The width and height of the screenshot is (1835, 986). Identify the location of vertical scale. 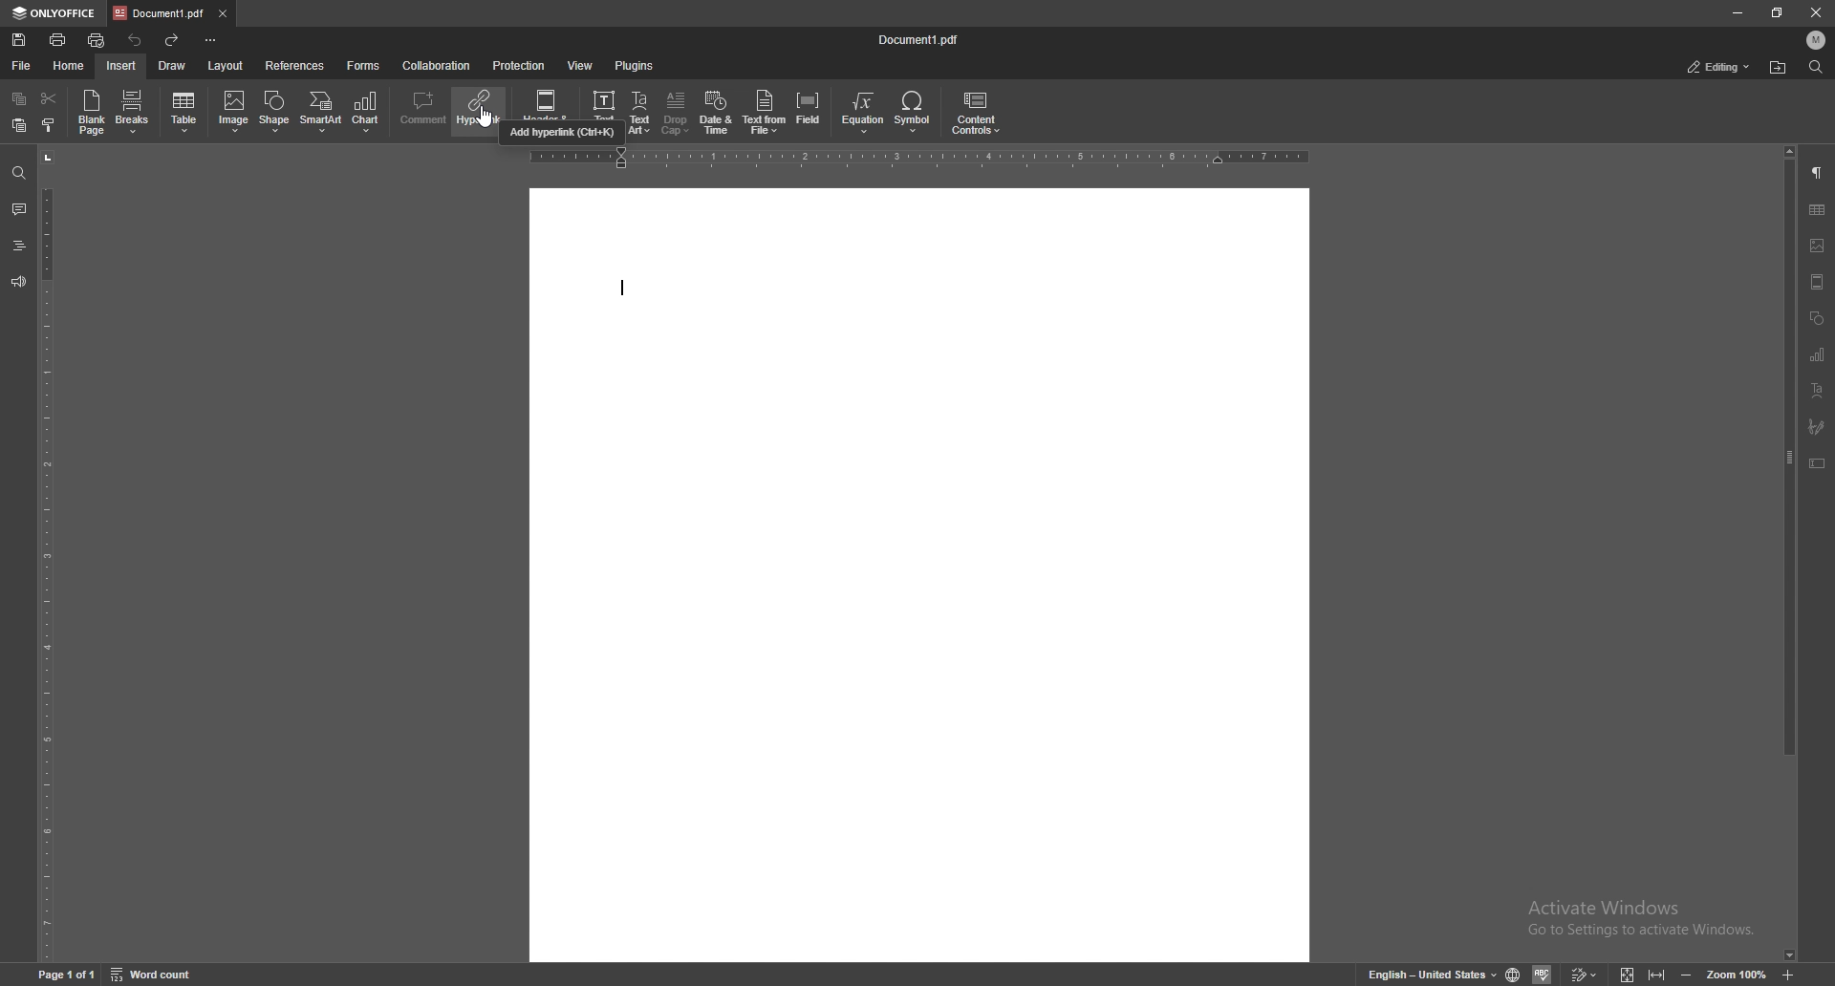
(44, 554).